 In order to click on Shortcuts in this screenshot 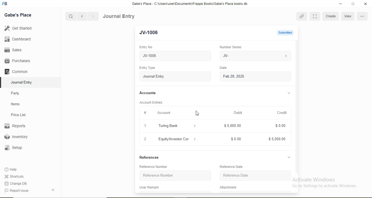, I will do `click(14, 176)`.